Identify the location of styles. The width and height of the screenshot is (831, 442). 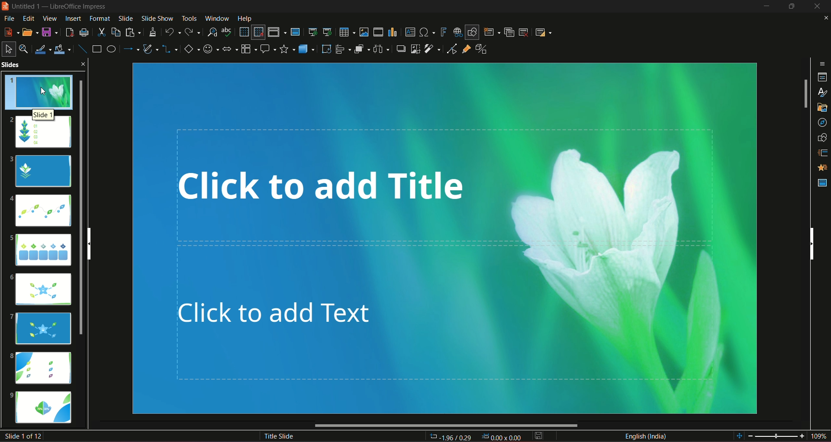
(821, 92).